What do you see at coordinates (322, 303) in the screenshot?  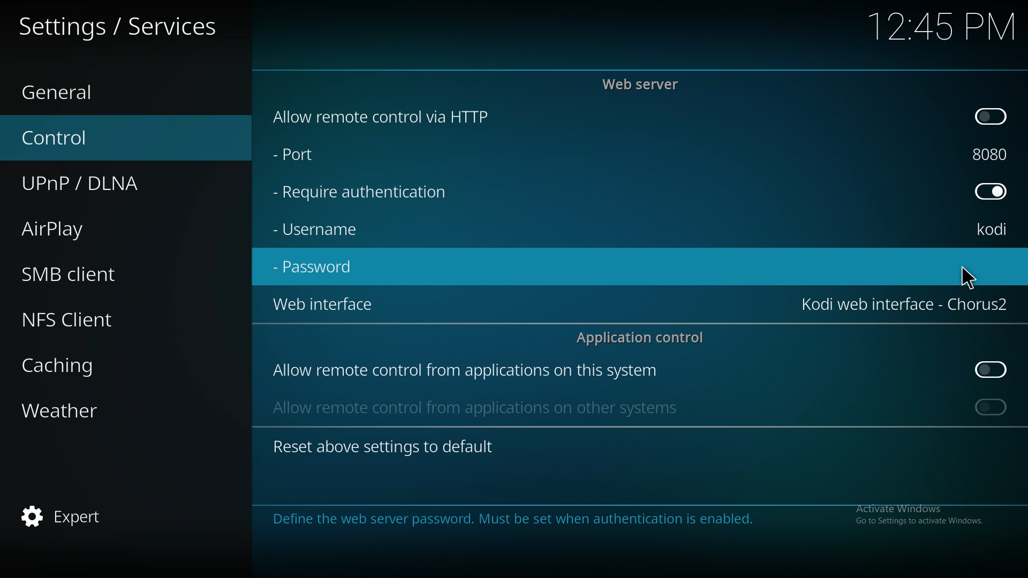 I see `web interface` at bounding box center [322, 303].